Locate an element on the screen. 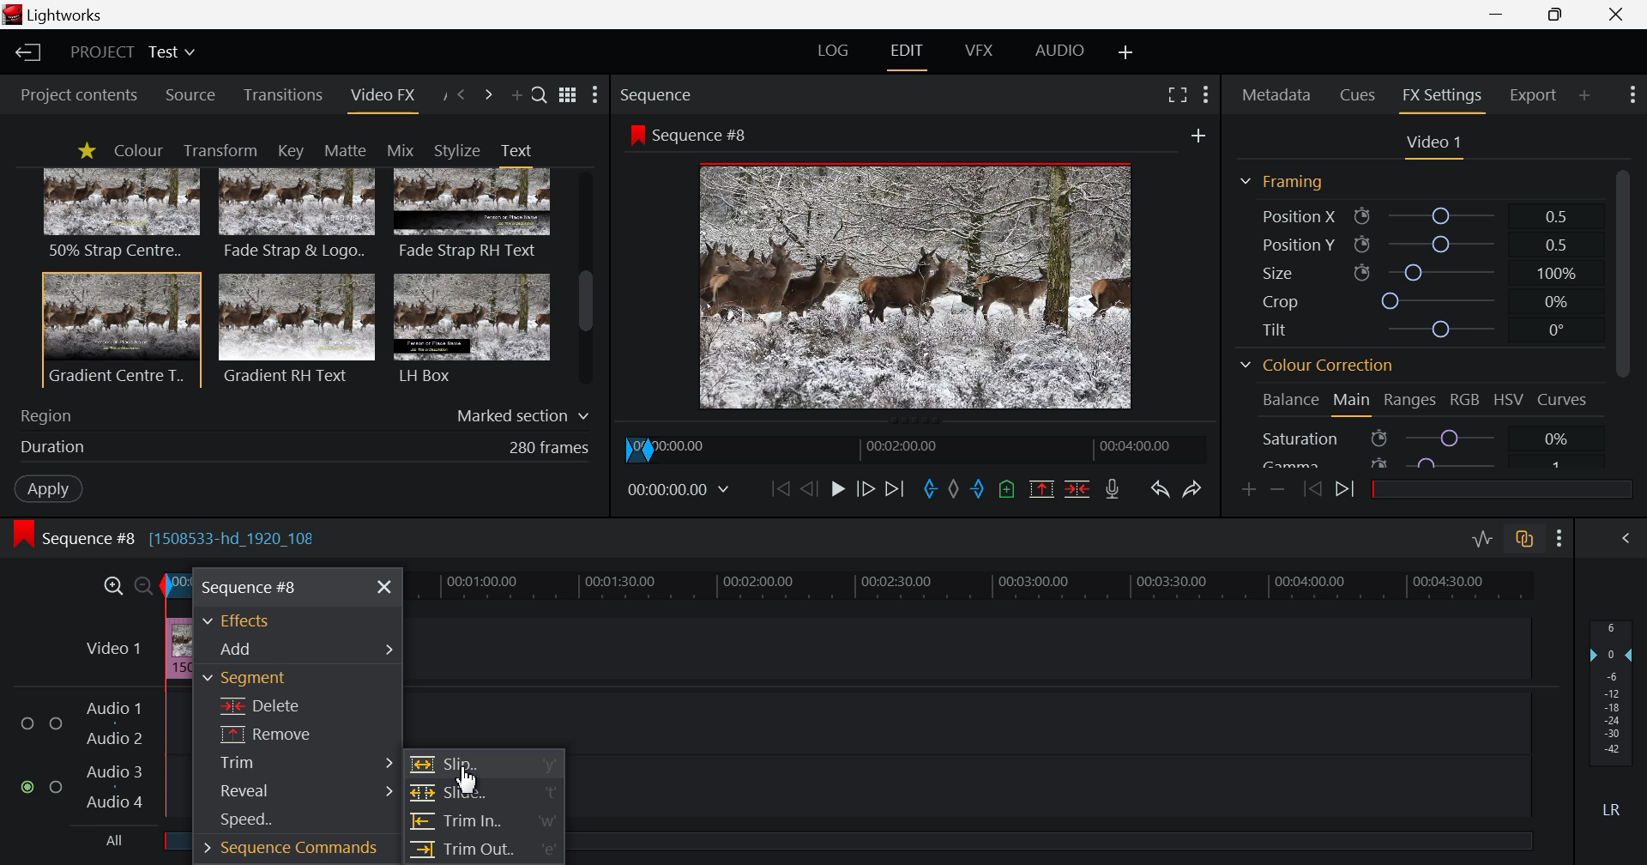  audio 2 is located at coordinates (117, 739).